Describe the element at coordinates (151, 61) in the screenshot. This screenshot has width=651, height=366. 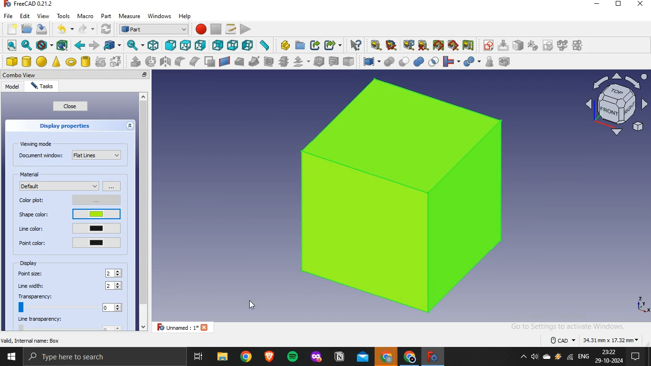
I see `revolve` at that location.